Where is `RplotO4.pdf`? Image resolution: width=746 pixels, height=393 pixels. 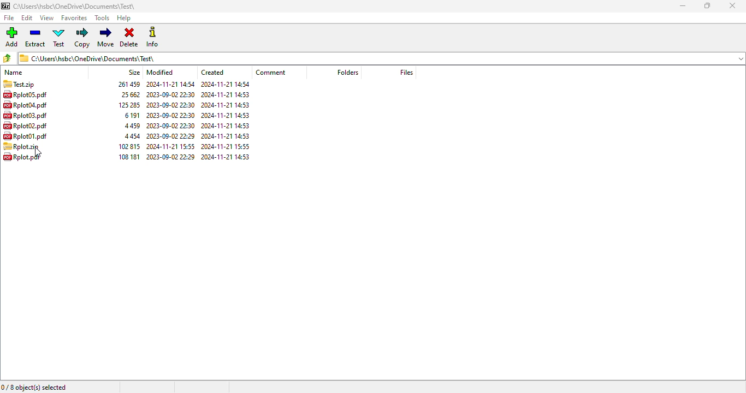 RplotO4.pdf is located at coordinates (28, 105).